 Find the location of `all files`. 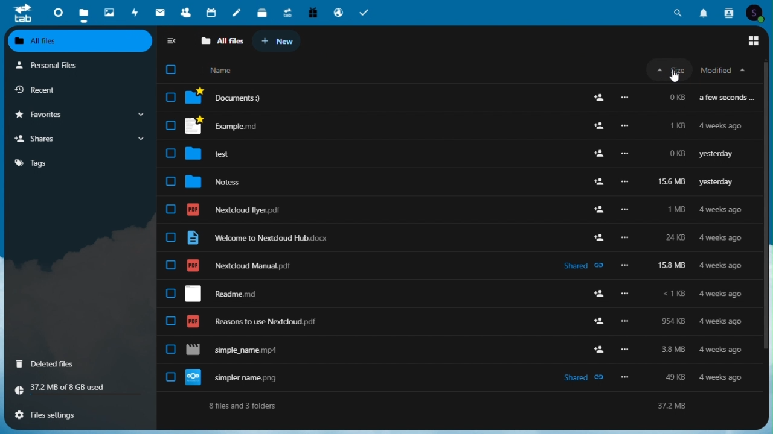

all files is located at coordinates (220, 41).